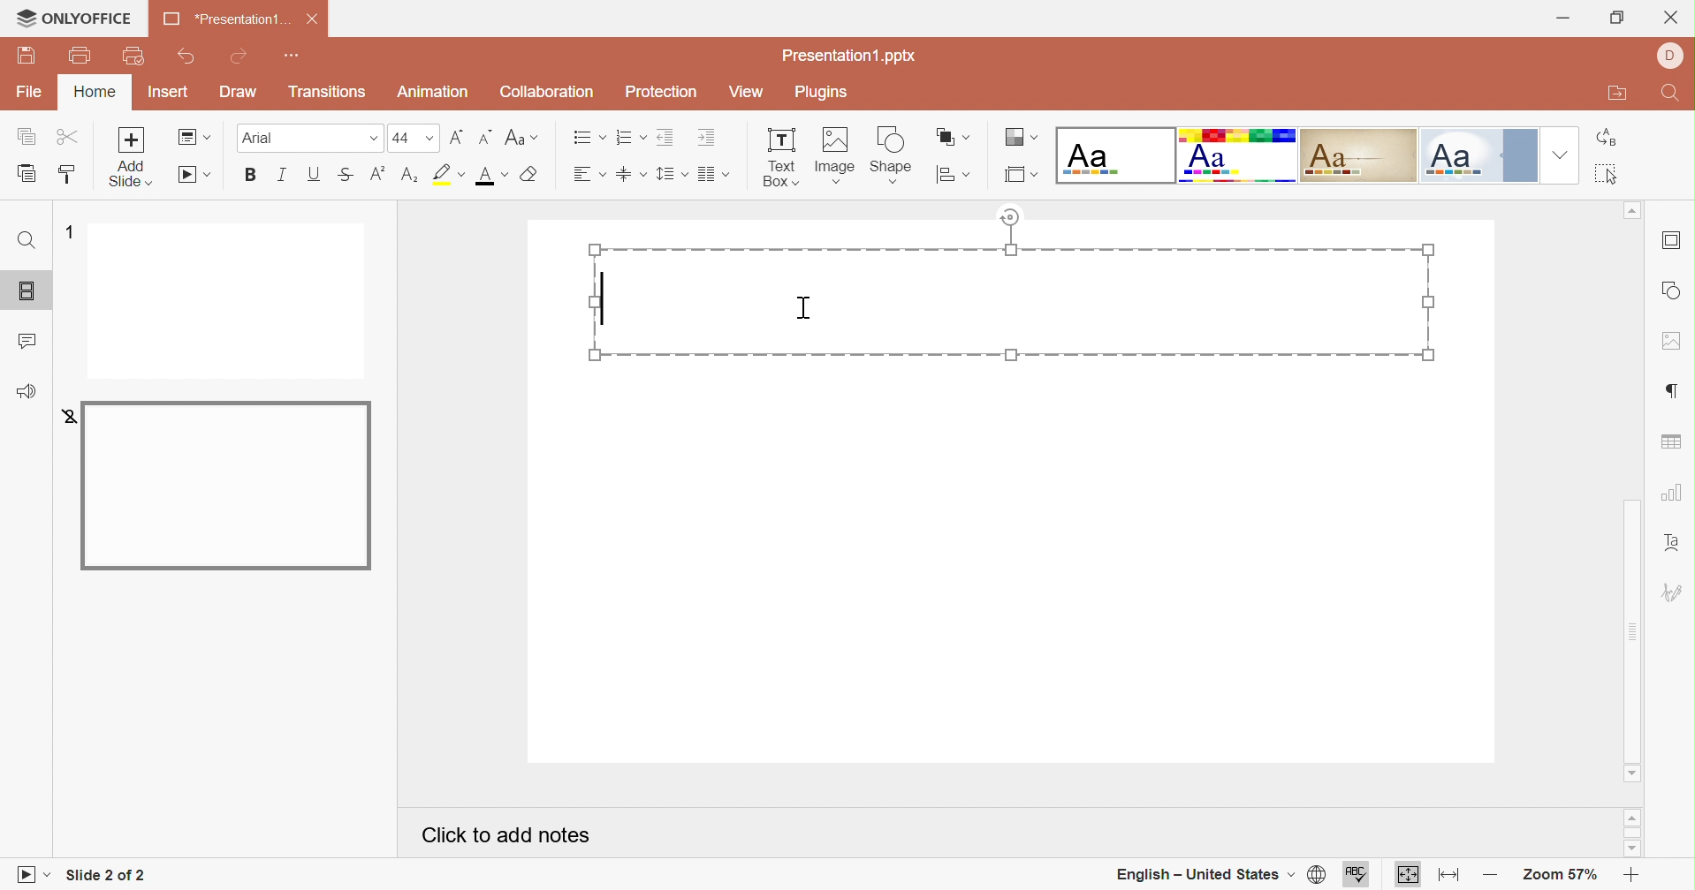 Image resolution: width=1695 pixels, height=890 pixels. I want to click on Scroll down, so click(1630, 774).